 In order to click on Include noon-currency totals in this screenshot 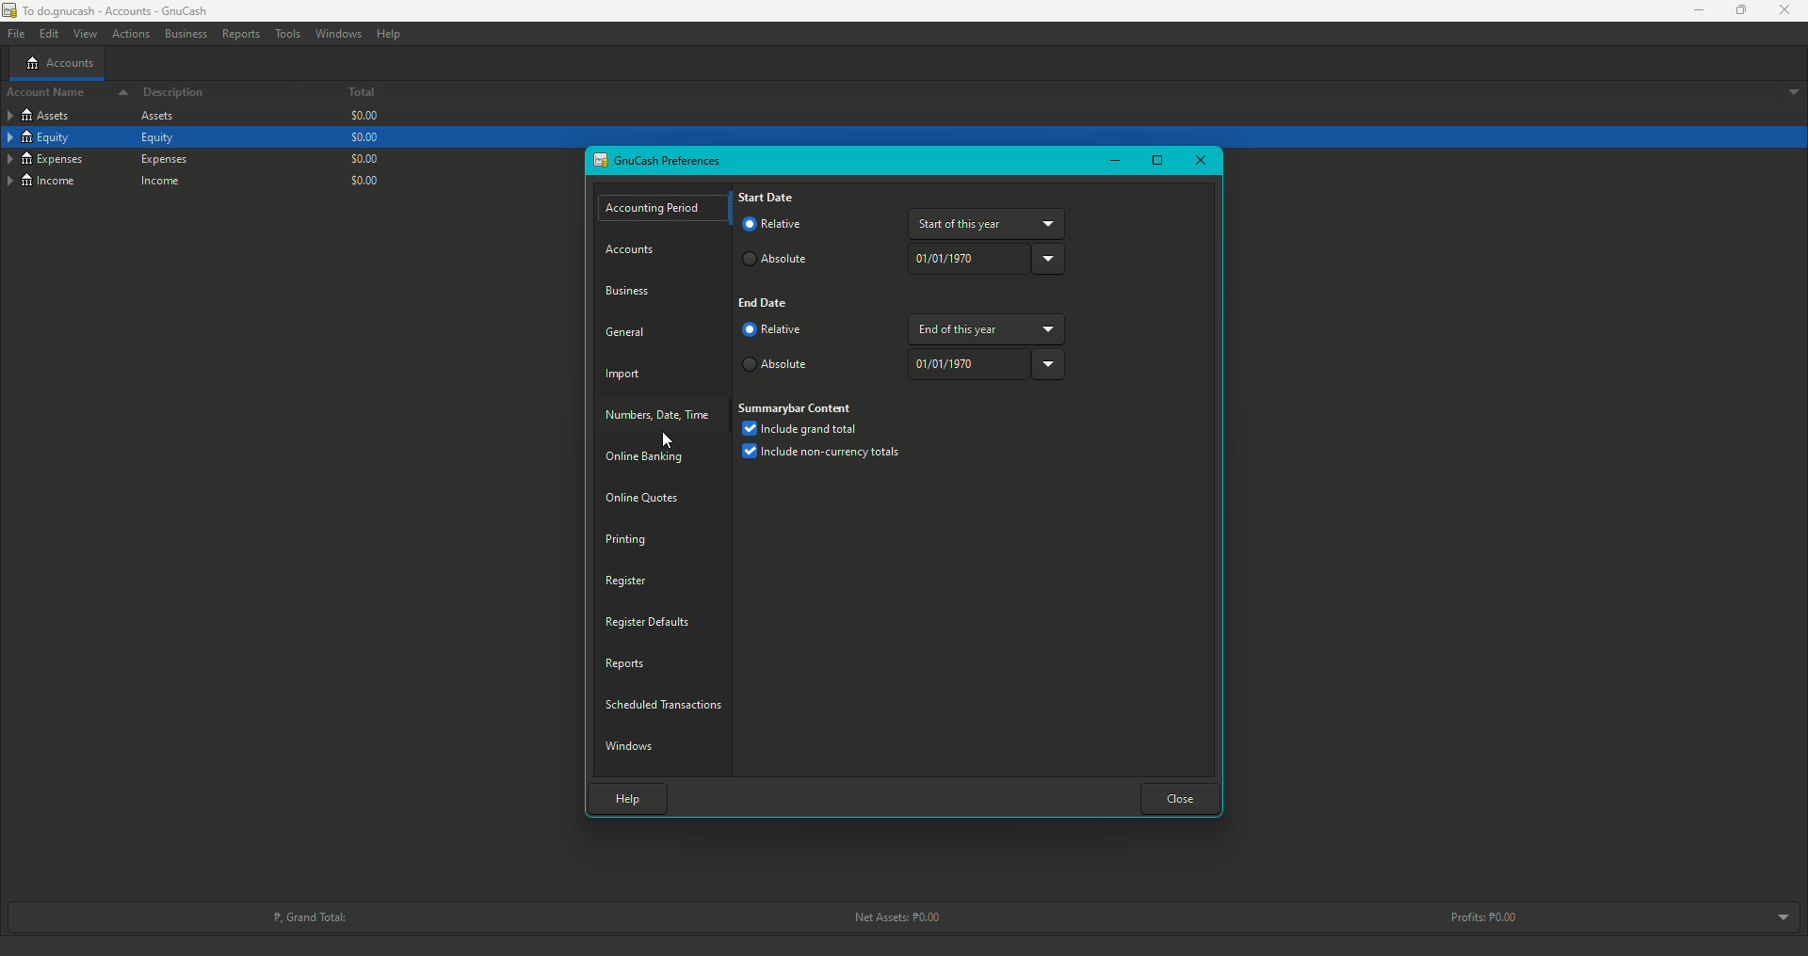, I will do `click(827, 454)`.